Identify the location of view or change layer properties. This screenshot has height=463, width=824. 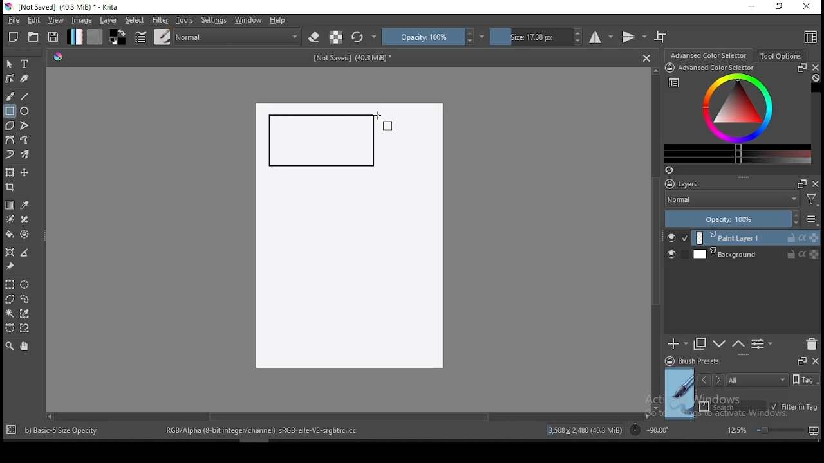
(762, 343).